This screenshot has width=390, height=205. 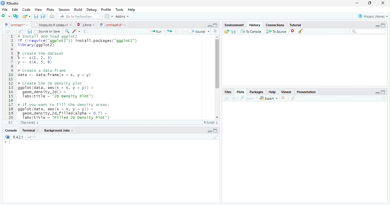 What do you see at coordinates (103, 77) in the screenshot?
I see `1 # Install and load ggplot2
2 if (irequire(“ggplot2”)) install.packages(“ggplot2”)
3 library(ggplot2)

4

5 J Create the dataset
6 x <c@, 2,3)

7 y<cG 5 8)

8

9 # create a data frame

10 data <- data.frame(x = x, y = y)

11
12 # create the 20 density plot
13 ggplot(data, aes(x = x, y = y)) +
14  geom_density_2d() +
15 labs(title - "20 Density Plot")

16
17 # If you want to fill the density areas:

18 ggplot(data, aes(x = x, y = y)) +
19 geom_density_2d_filled(alpha = 0.7) +
20  labs(title - “Filled 20 Density Plot™)` at bounding box center [103, 77].